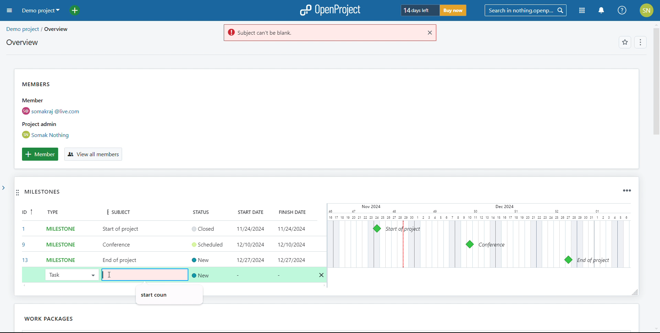 The width and height of the screenshot is (660, 333). What do you see at coordinates (601, 11) in the screenshot?
I see `notification` at bounding box center [601, 11].